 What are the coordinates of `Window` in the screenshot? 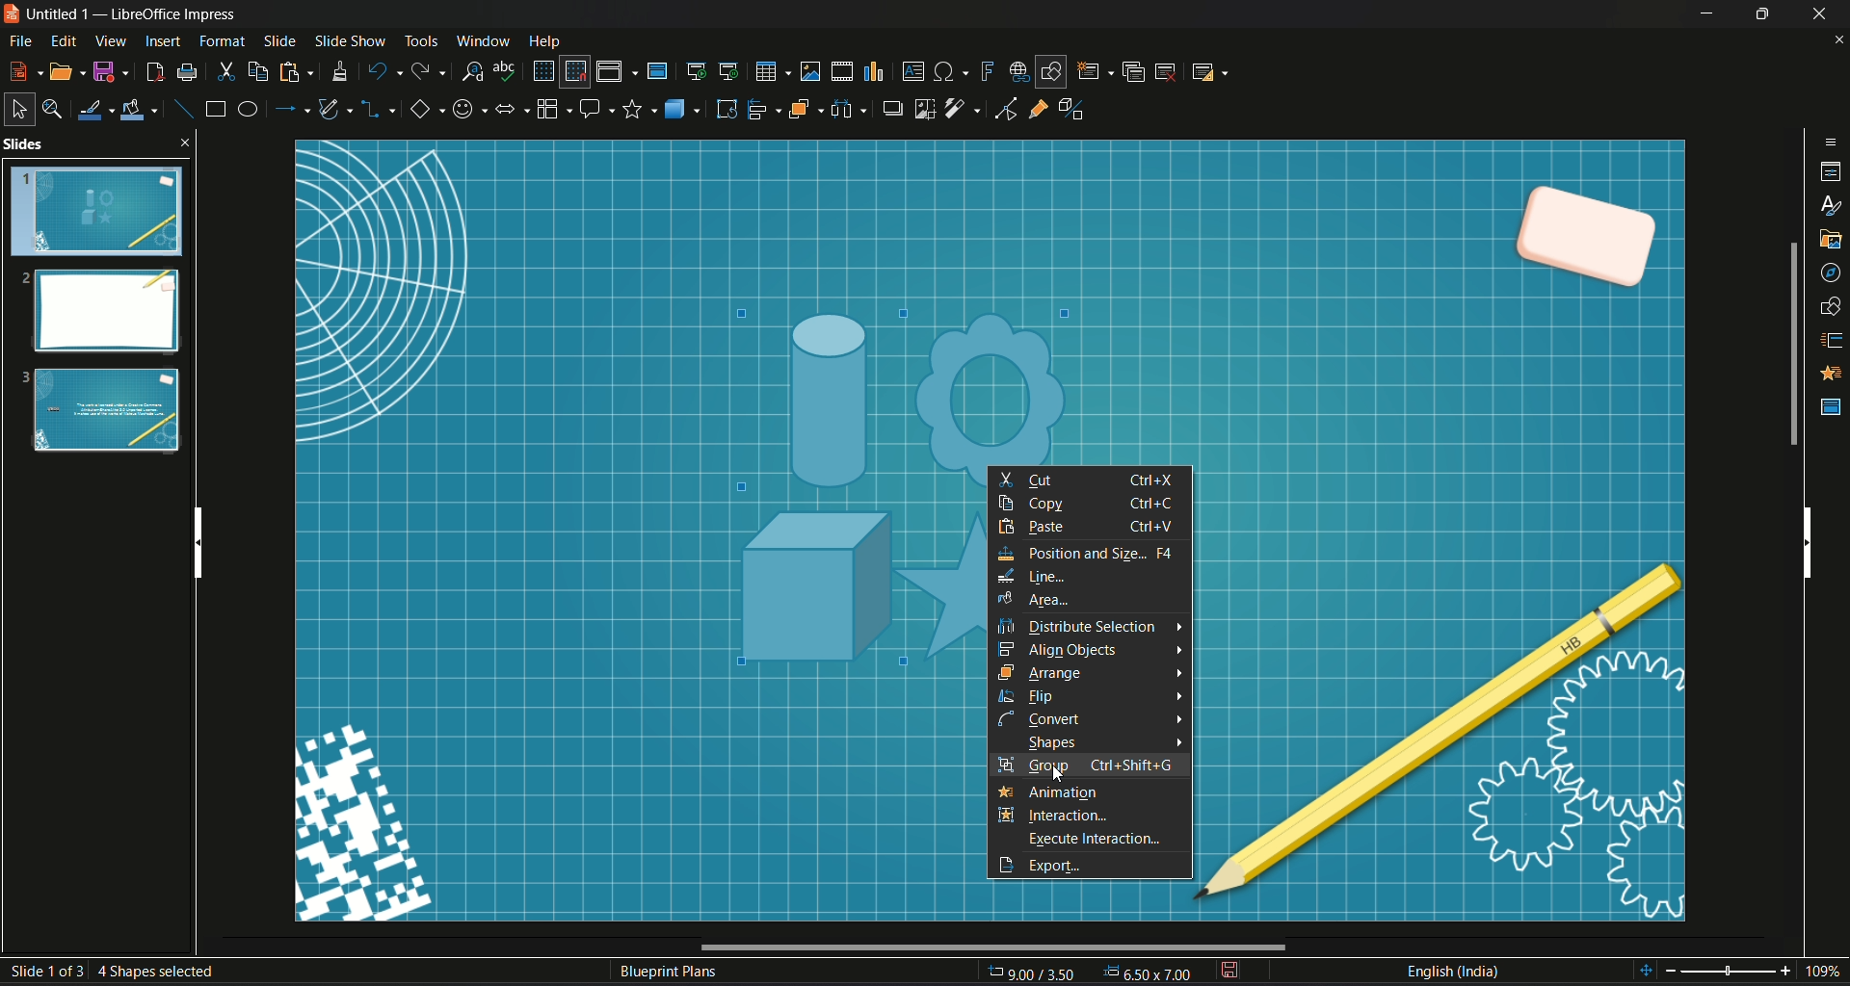 It's located at (479, 39).